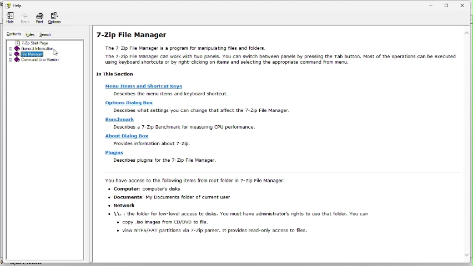  Describe the element at coordinates (124, 136) in the screenshot. I see `About dialogue box` at that location.